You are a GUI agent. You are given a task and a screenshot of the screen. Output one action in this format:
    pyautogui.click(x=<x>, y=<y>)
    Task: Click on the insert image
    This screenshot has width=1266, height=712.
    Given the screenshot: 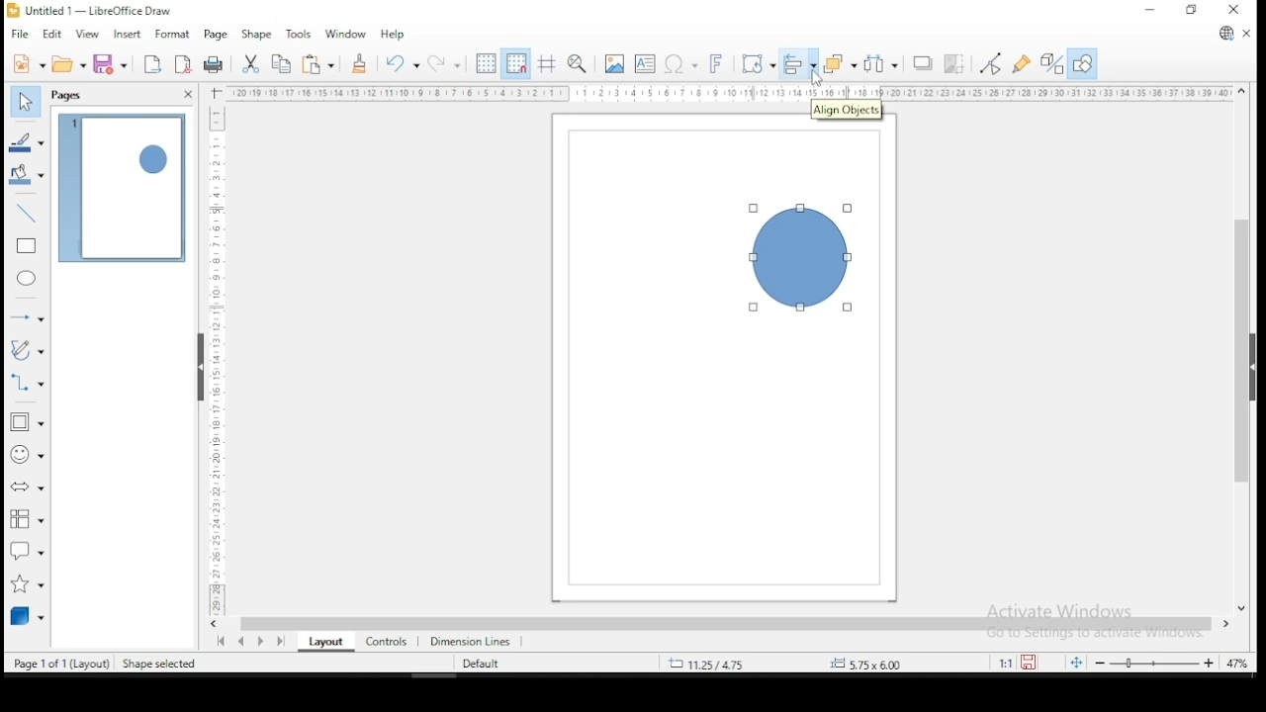 What is the action you would take?
    pyautogui.click(x=613, y=64)
    